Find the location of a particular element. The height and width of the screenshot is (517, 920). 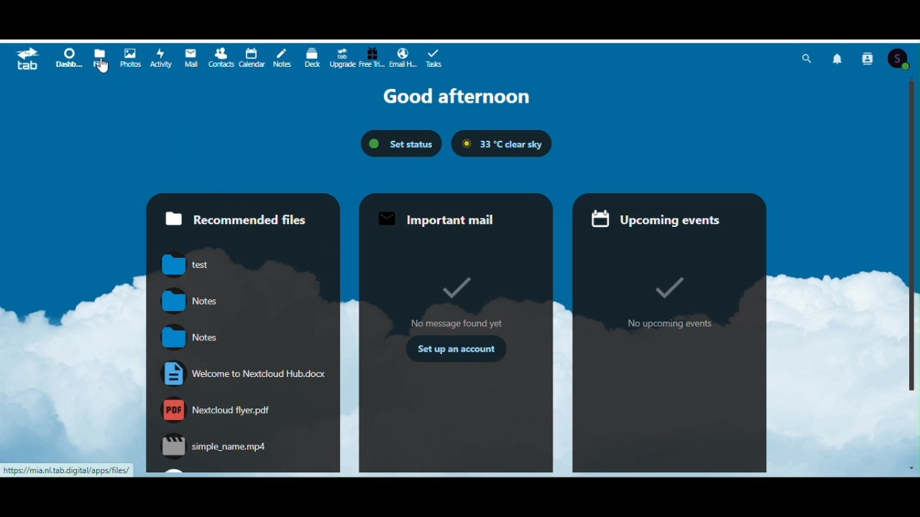

Email hosting is located at coordinates (403, 56).